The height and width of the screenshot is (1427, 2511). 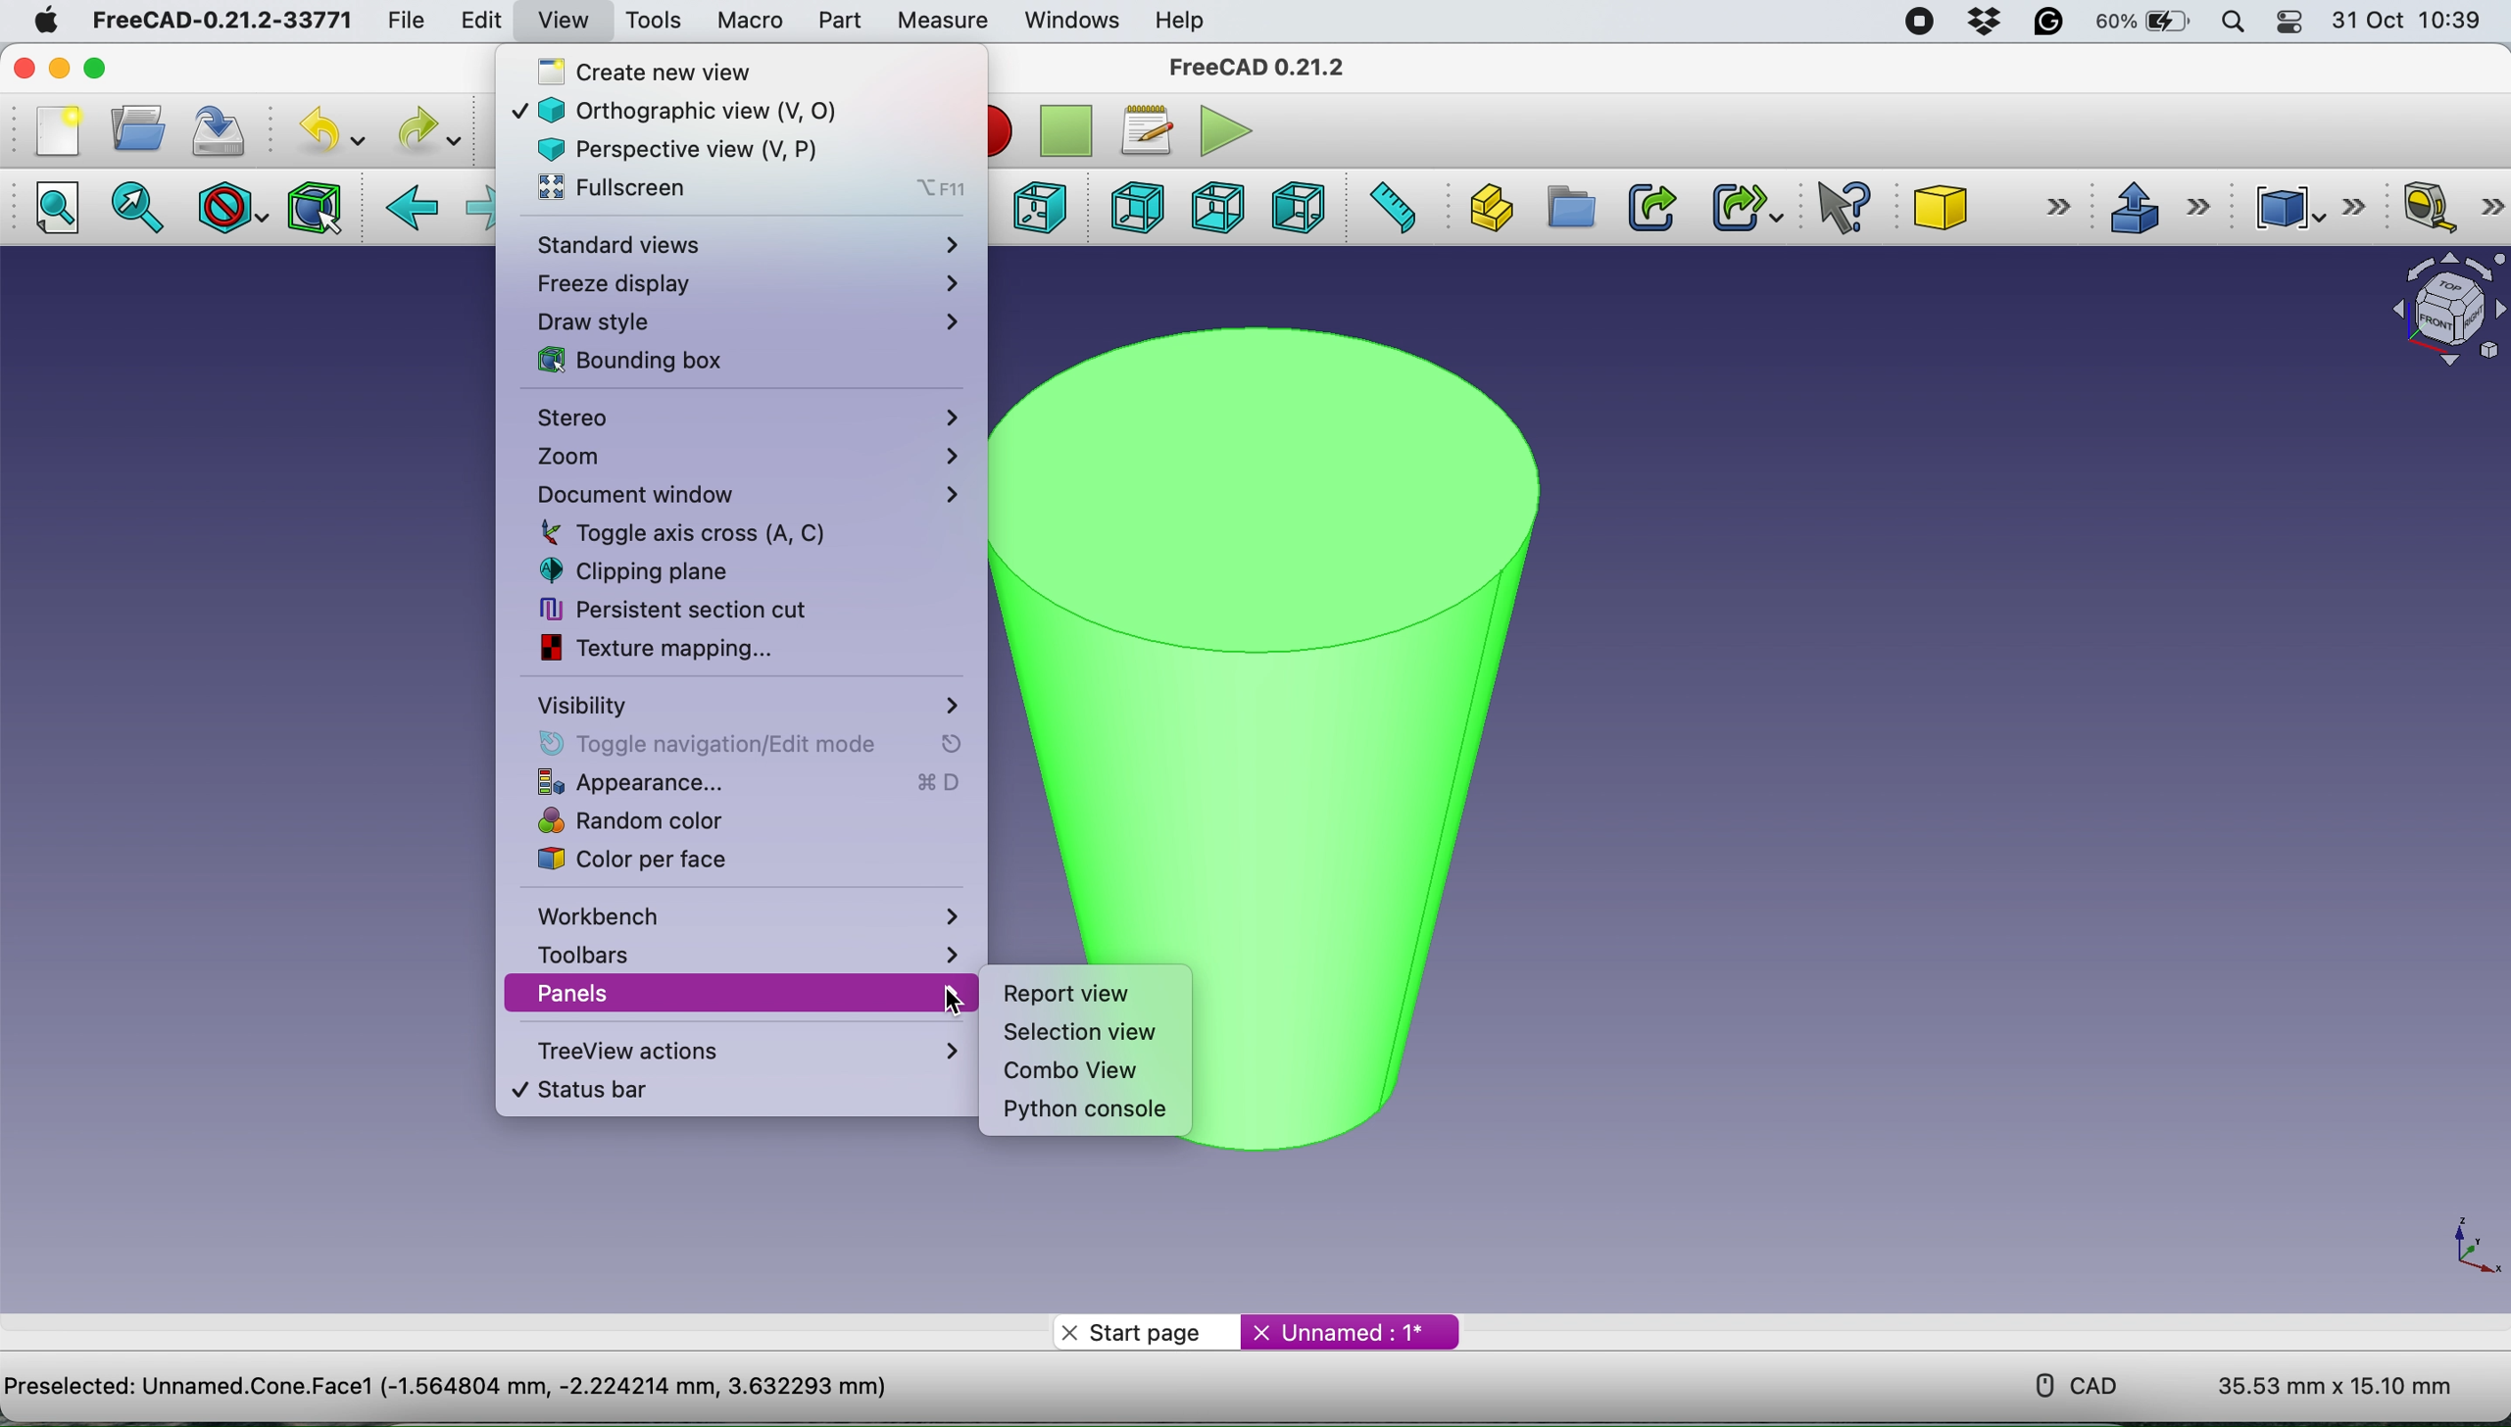 I want to click on measure distance, so click(x=1393, y=209).